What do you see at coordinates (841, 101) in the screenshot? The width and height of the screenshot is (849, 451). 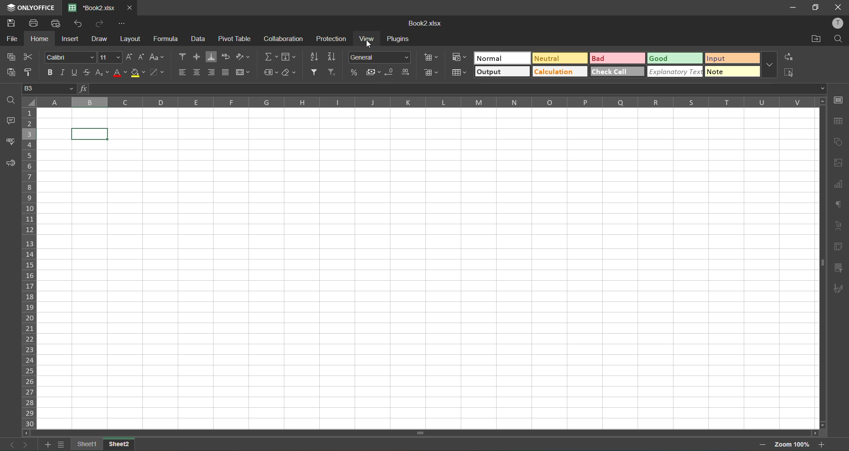 I see `cell settings` at bounding box center [841, 101].